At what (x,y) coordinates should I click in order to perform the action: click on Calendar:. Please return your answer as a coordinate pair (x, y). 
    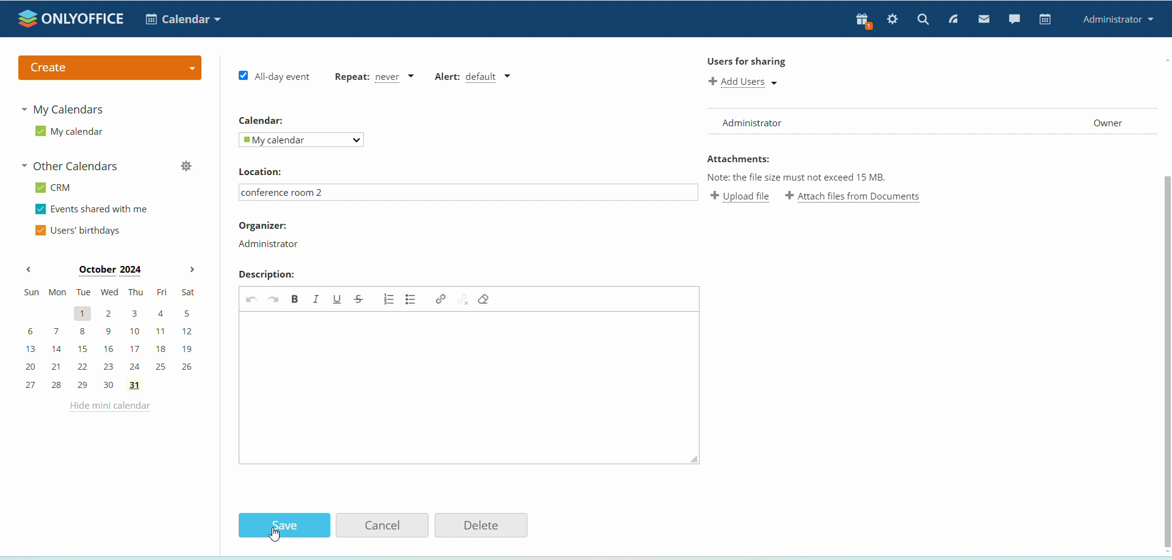
    Looking at the image, I should click on (263, 120).